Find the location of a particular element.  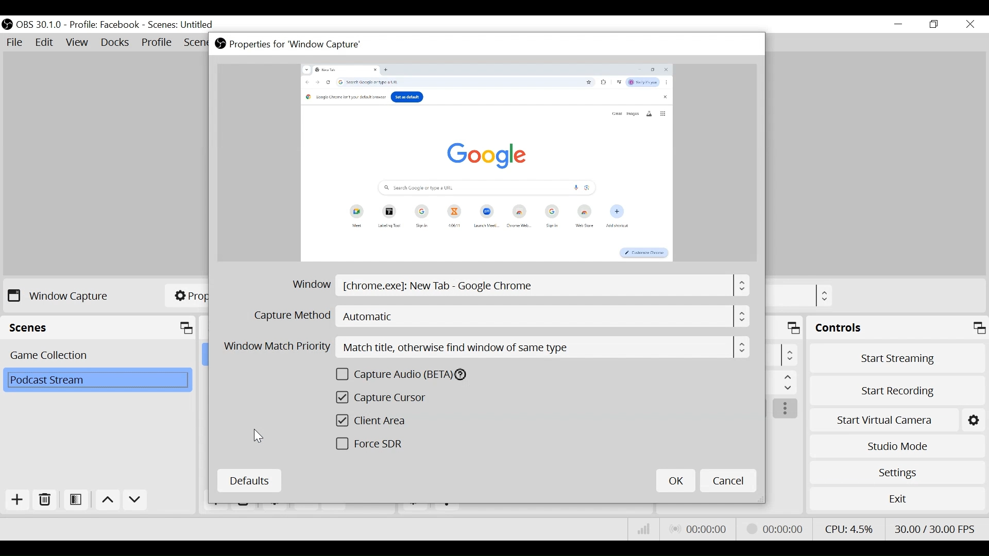

Docks is located at coordinates (115, 43).